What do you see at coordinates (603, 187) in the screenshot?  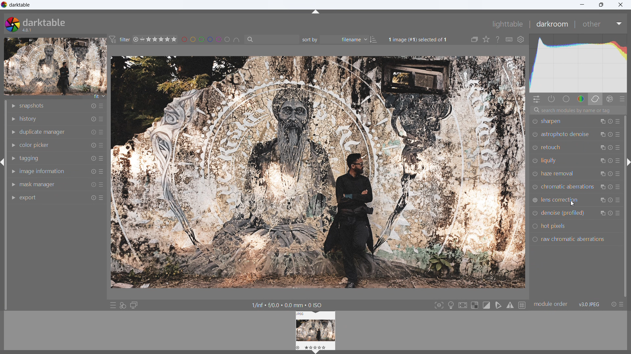 I see `multiple action instance` at bounding box center [603, 187].